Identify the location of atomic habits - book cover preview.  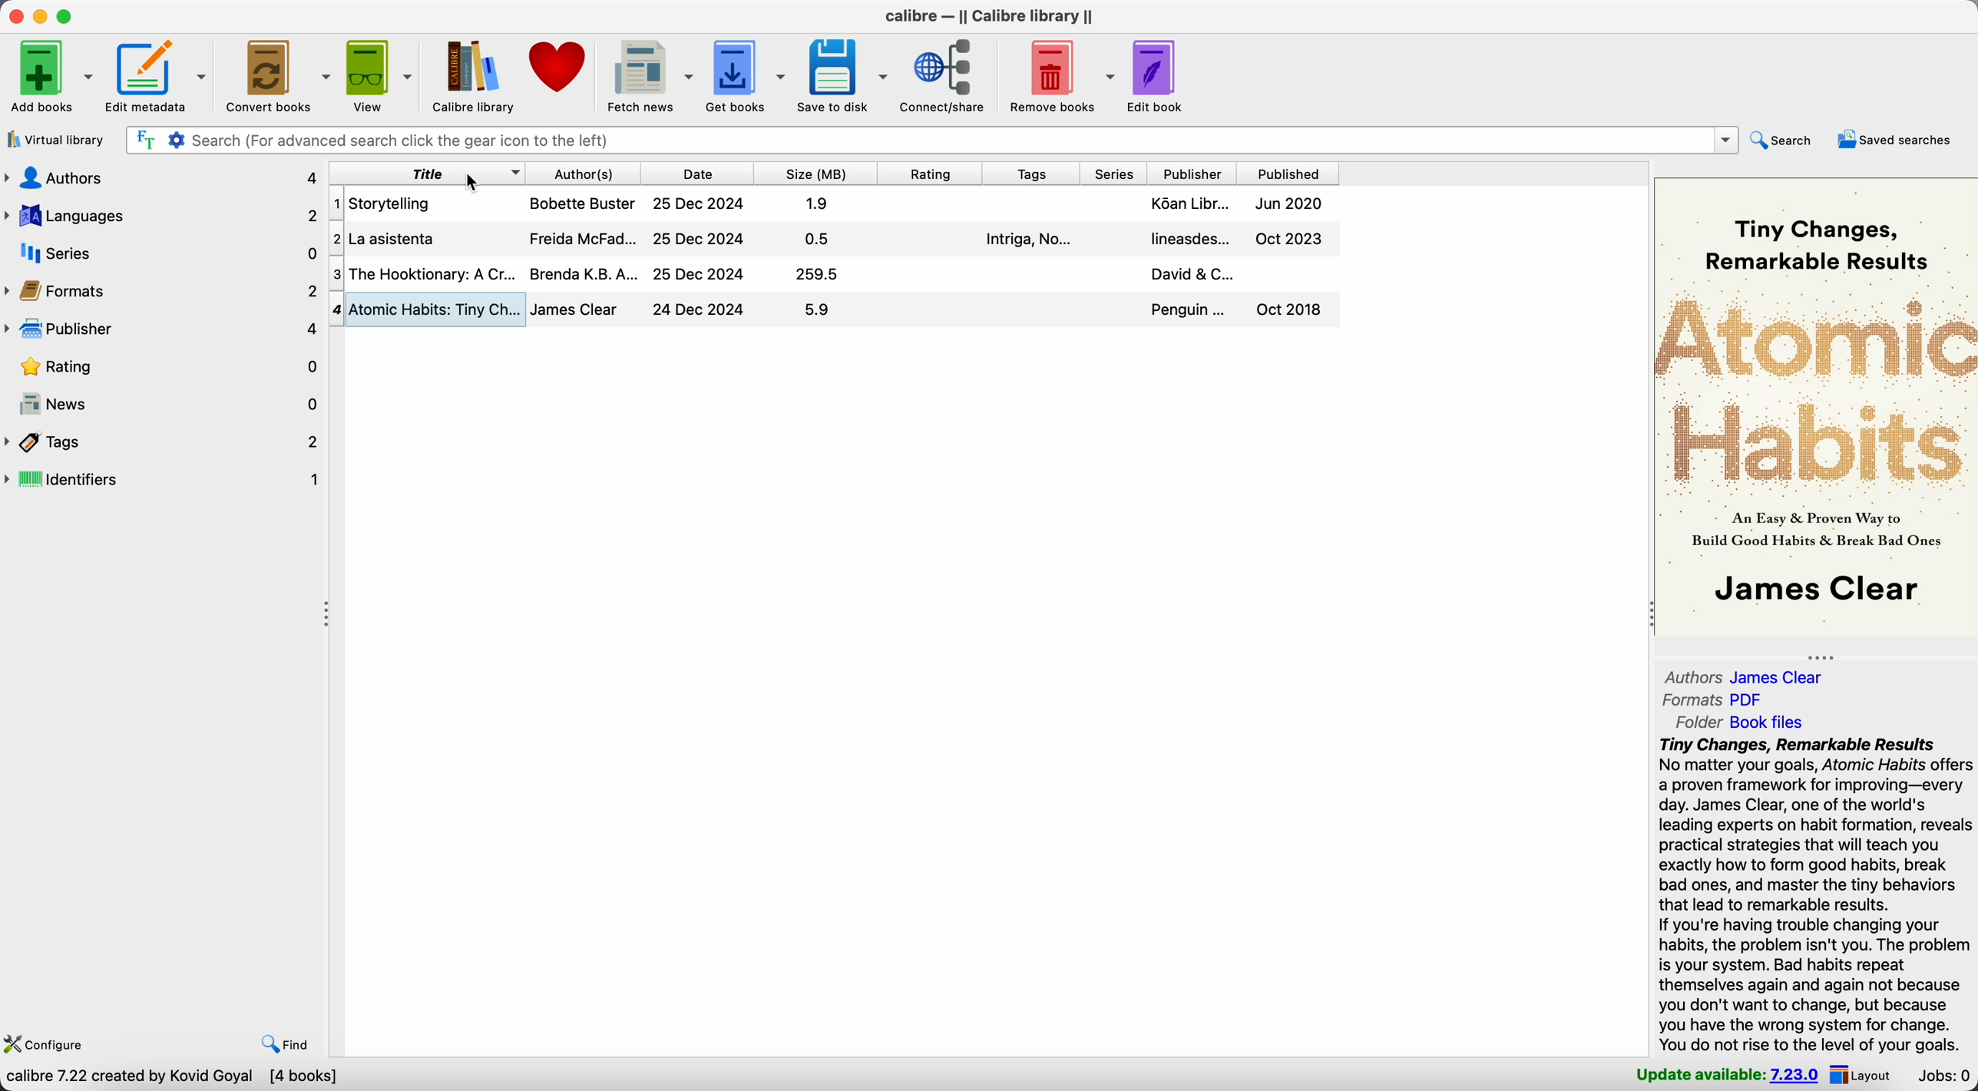
(1816, 409).